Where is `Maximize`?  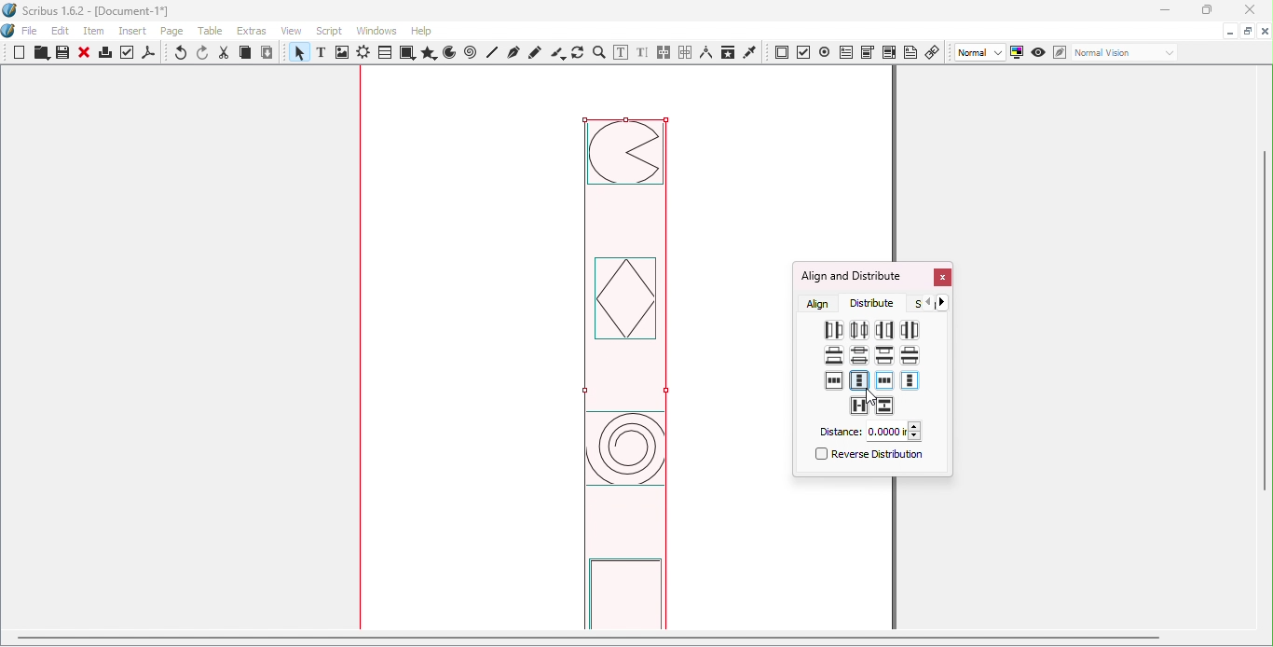
Maximize is located at coordinates (1205, 10).